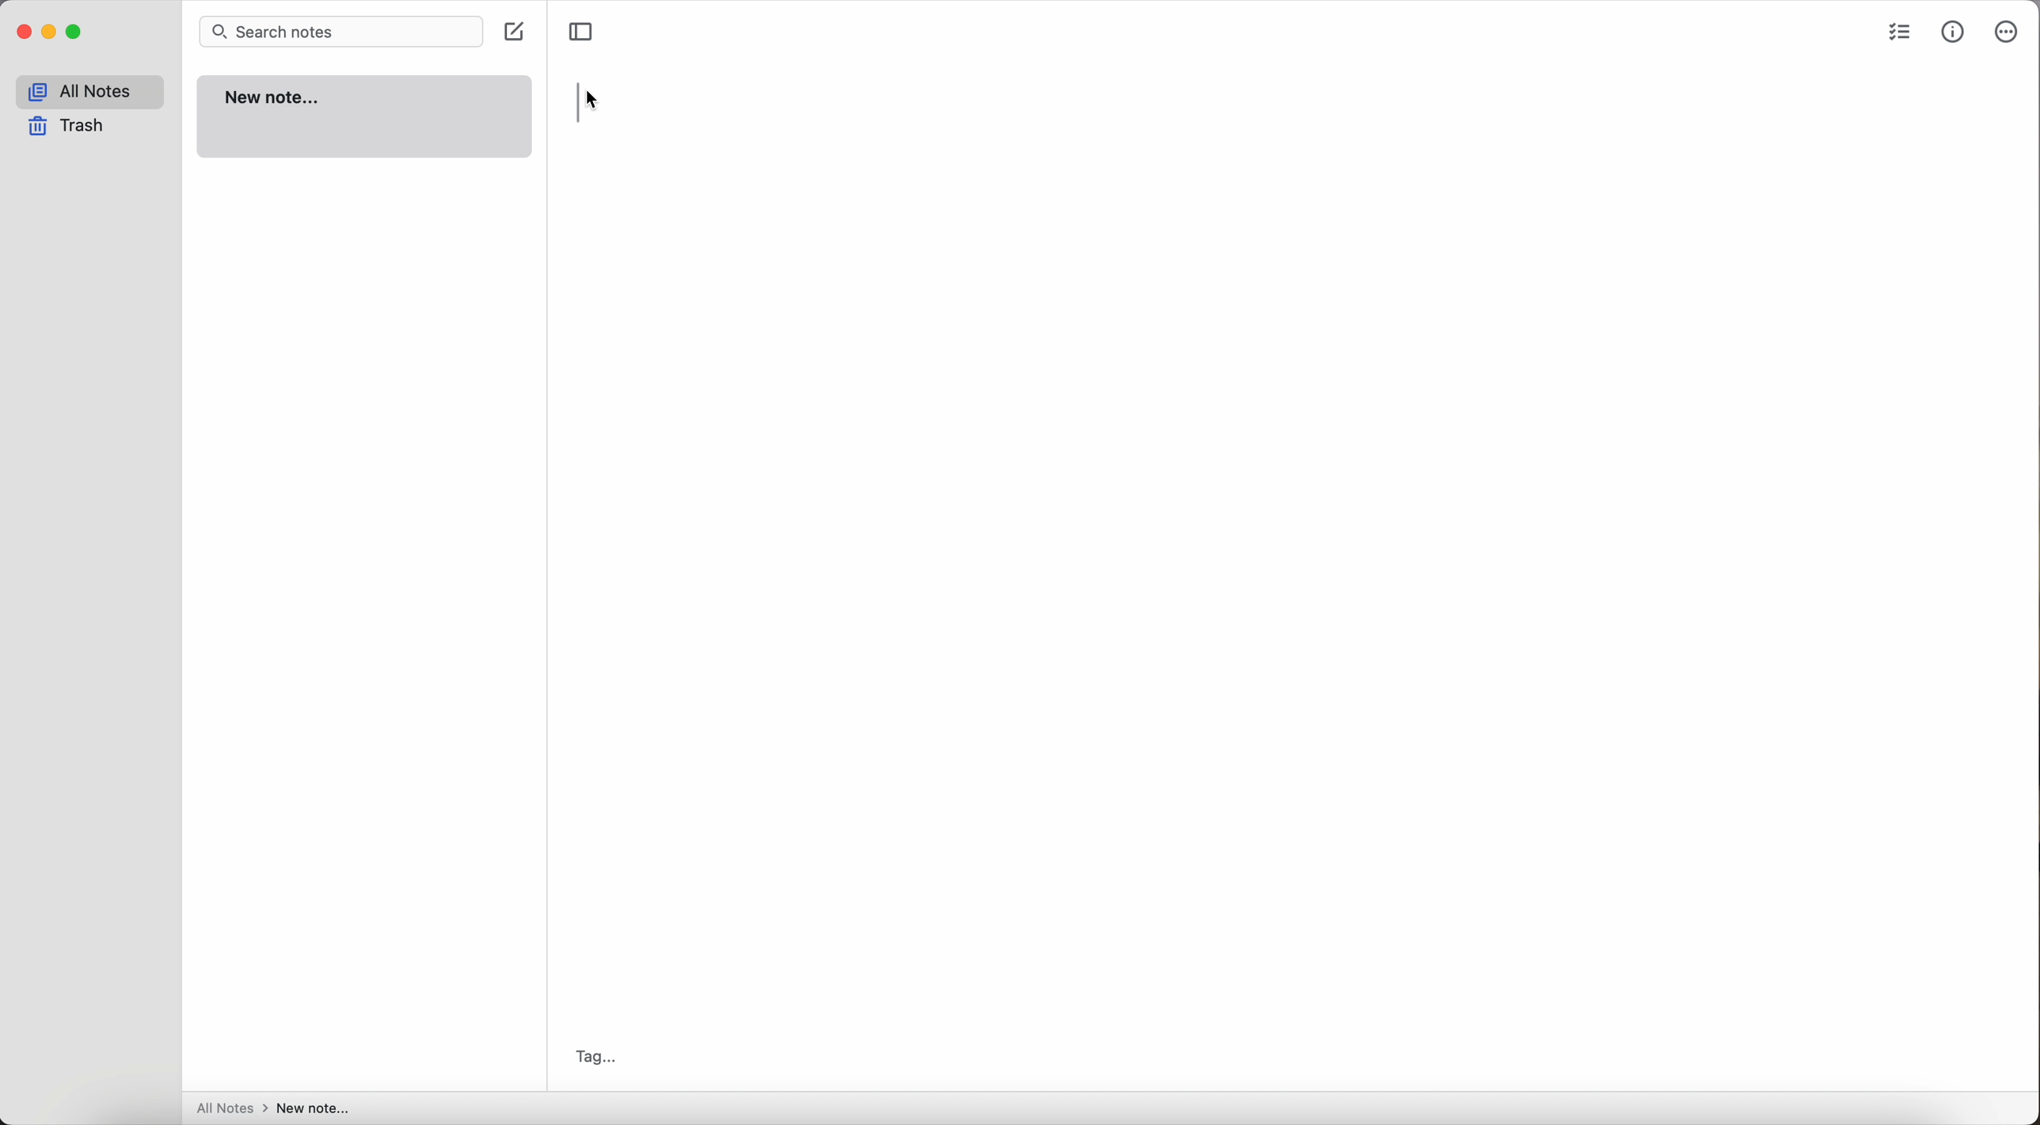 This screenshot has width=2040, height=1125. Describe the element at coordinates (339, 32) in the screenshot. I see `search bar` at that location.